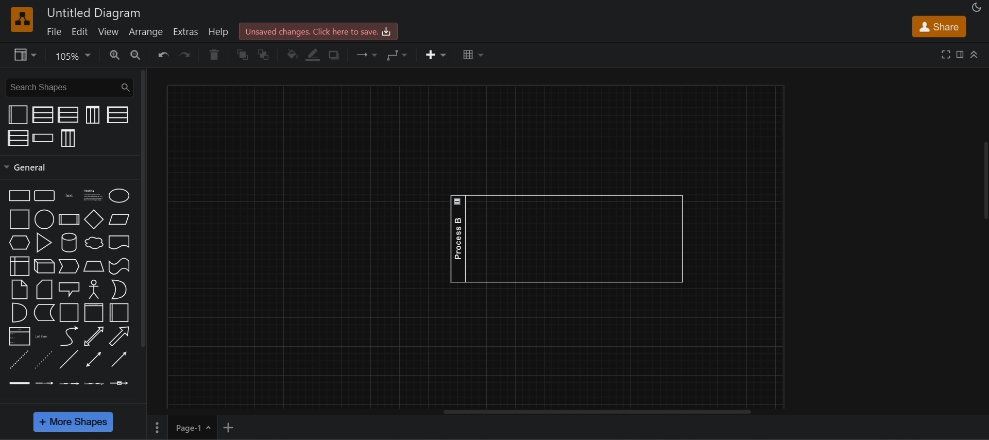 This screenshot has height=440, width=989. What do you see at coordinates (67, 313) in the screenshot?
I see `container` at bounding box center [67, 313].